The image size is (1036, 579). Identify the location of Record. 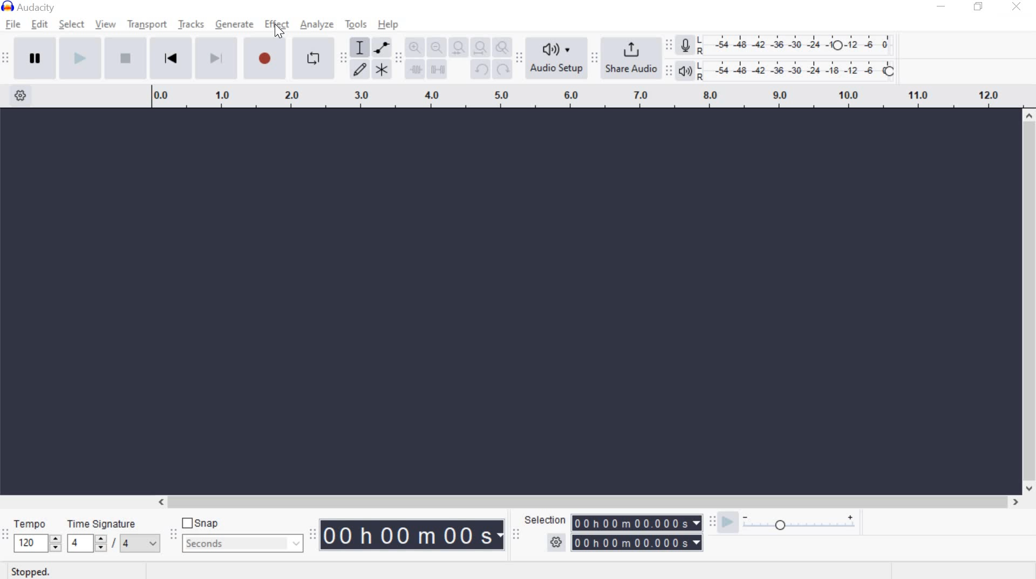
(262, 59).